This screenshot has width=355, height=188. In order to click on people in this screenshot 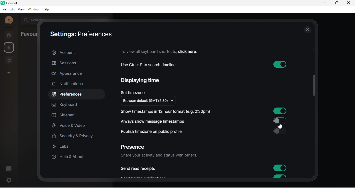, I will do `click(10, 60)`.